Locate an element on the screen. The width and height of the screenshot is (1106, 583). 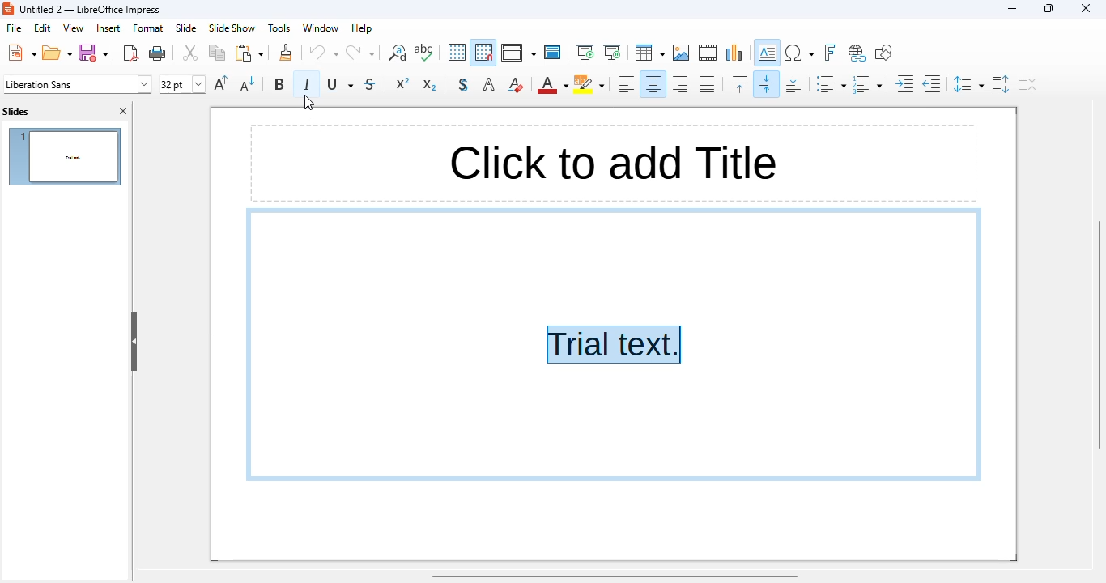
underline is located at coordinates (341, 84).